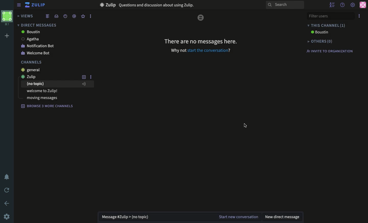  I want to click on add workspace, so click(7, 35).